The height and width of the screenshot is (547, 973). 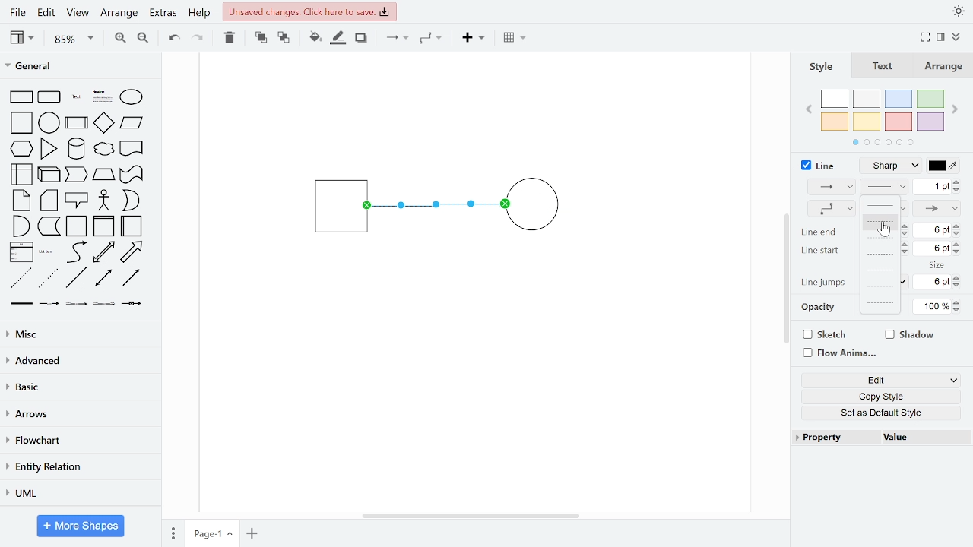 I want to click on vertical scroll bar, so click(x=787, y=280).